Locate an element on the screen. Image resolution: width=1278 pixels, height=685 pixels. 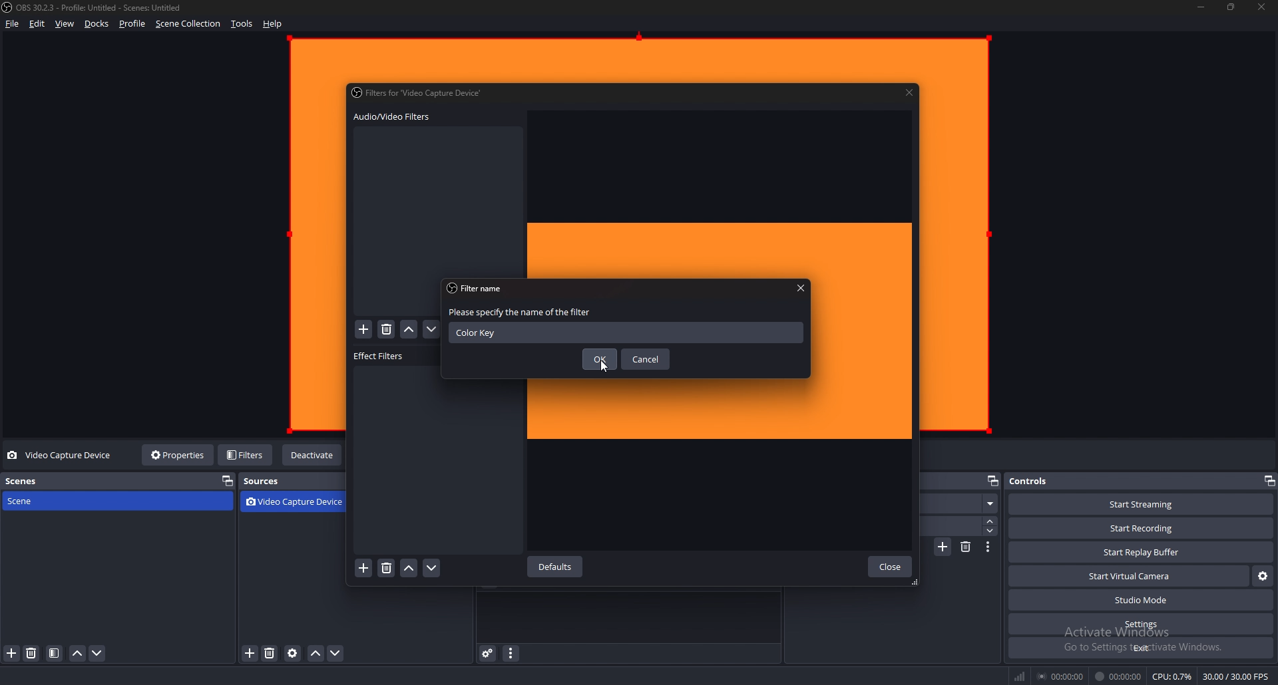
00:00:00 is located at coordinates (1060, 676).